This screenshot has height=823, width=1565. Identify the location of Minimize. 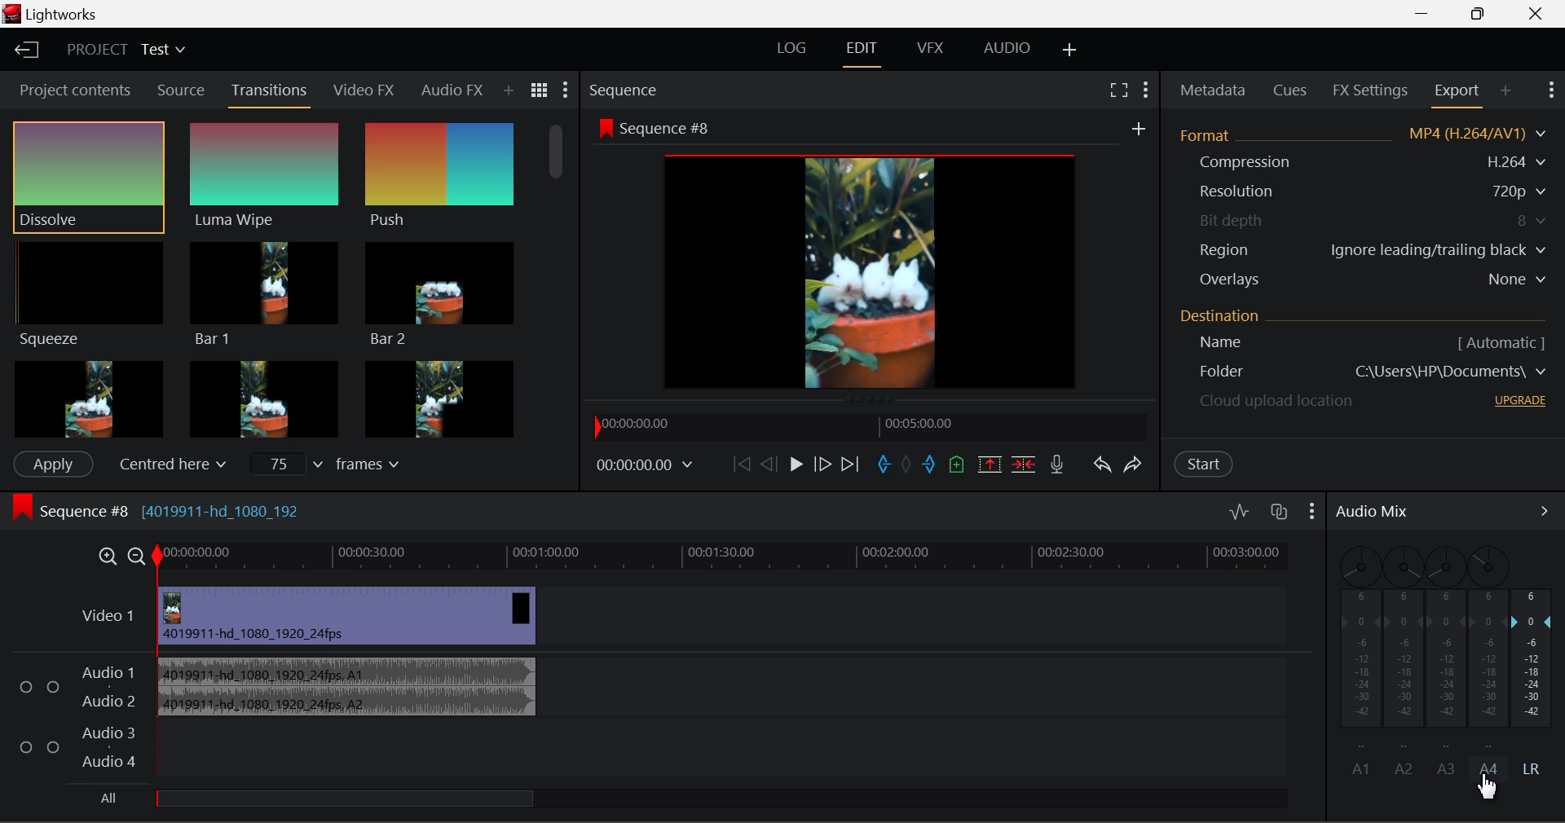
(1483, 14).